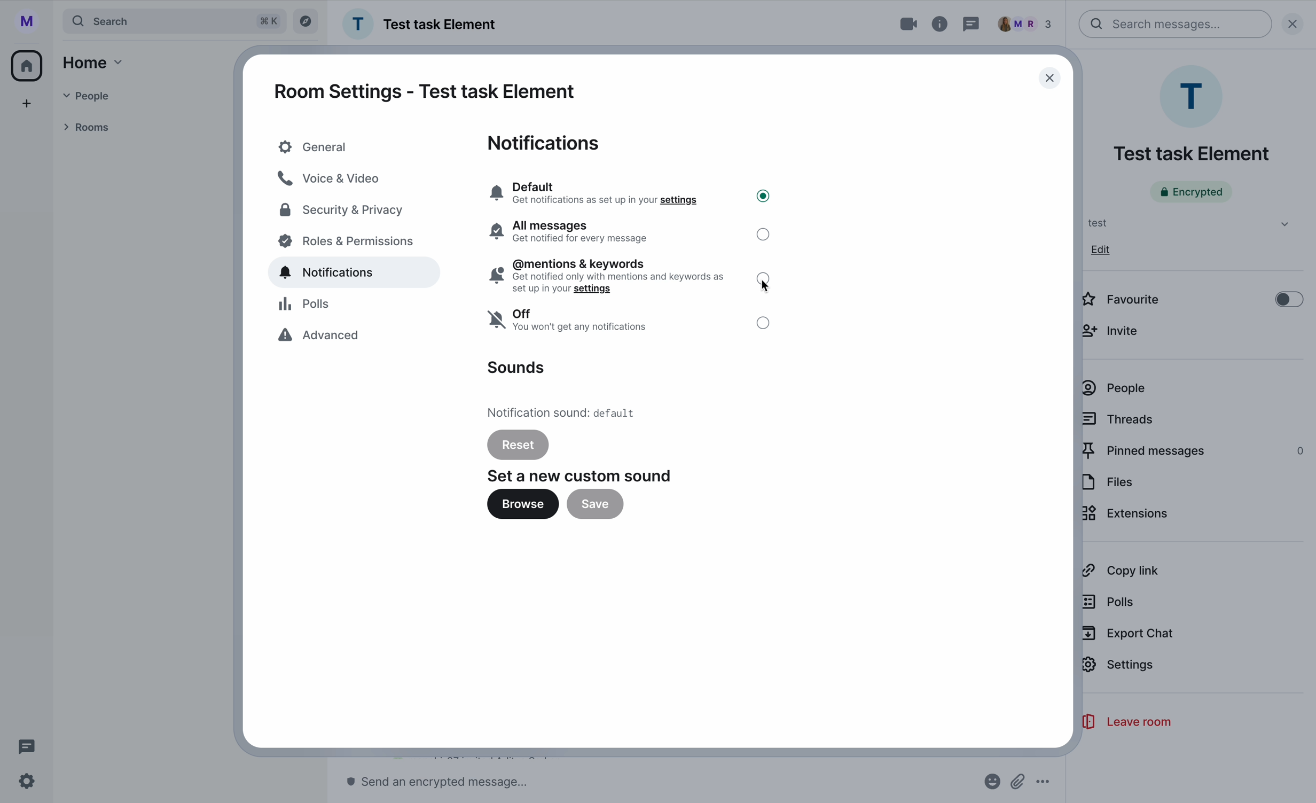 This screenshot has height=803, width=1316. I want to click on explore, so click(306, 22).